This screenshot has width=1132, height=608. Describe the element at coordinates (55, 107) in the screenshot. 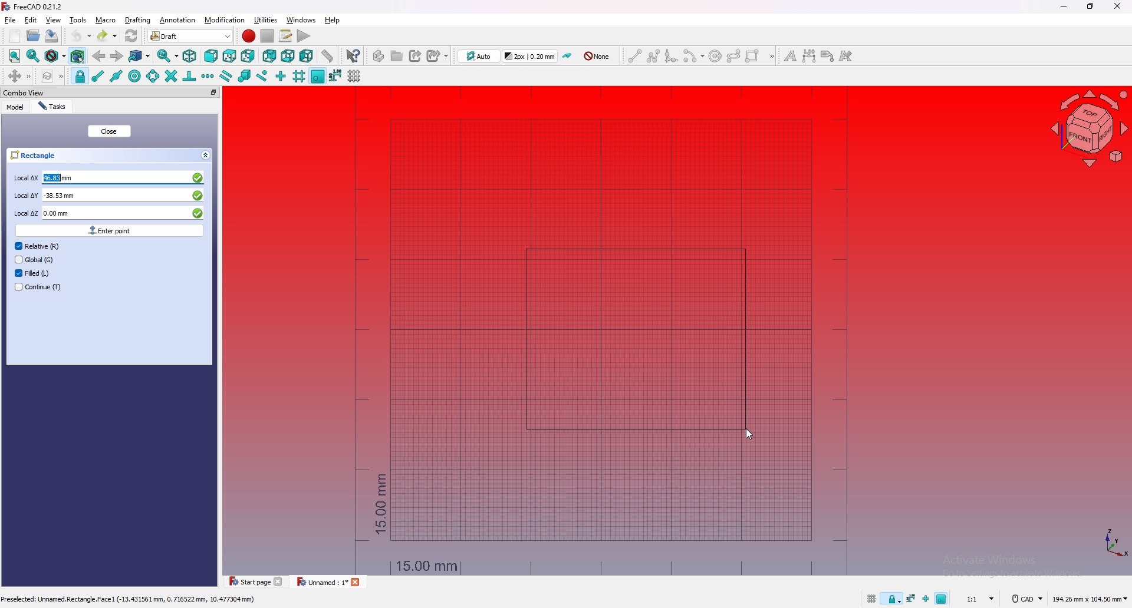

I see `tasks` at that location.